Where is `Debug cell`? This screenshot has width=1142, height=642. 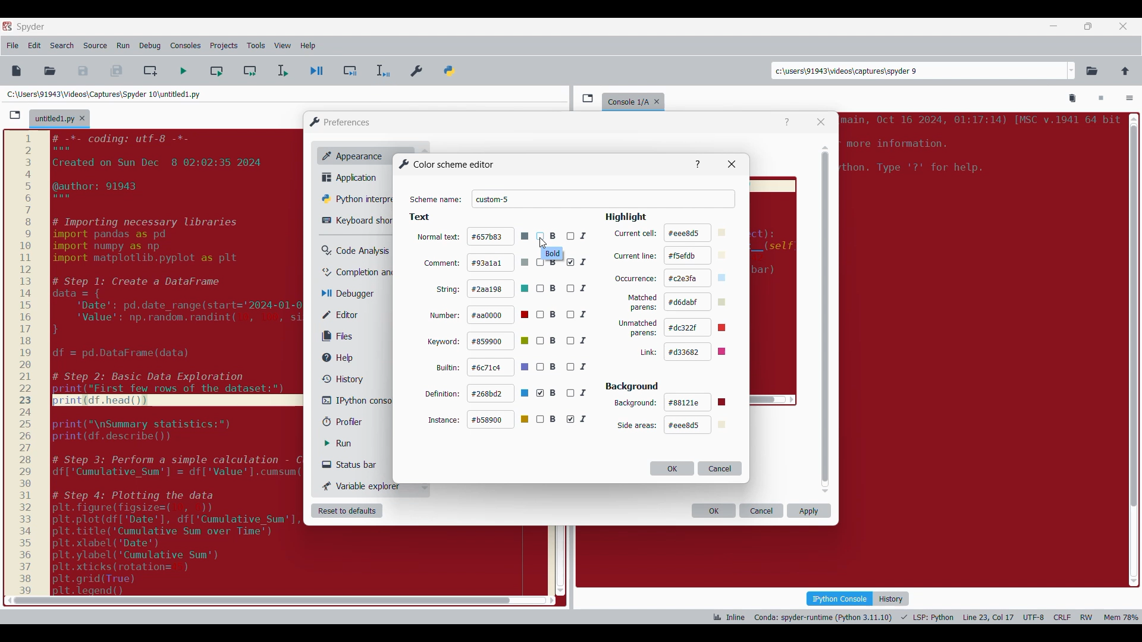 Debug cell is located at coordinates (350, 71).